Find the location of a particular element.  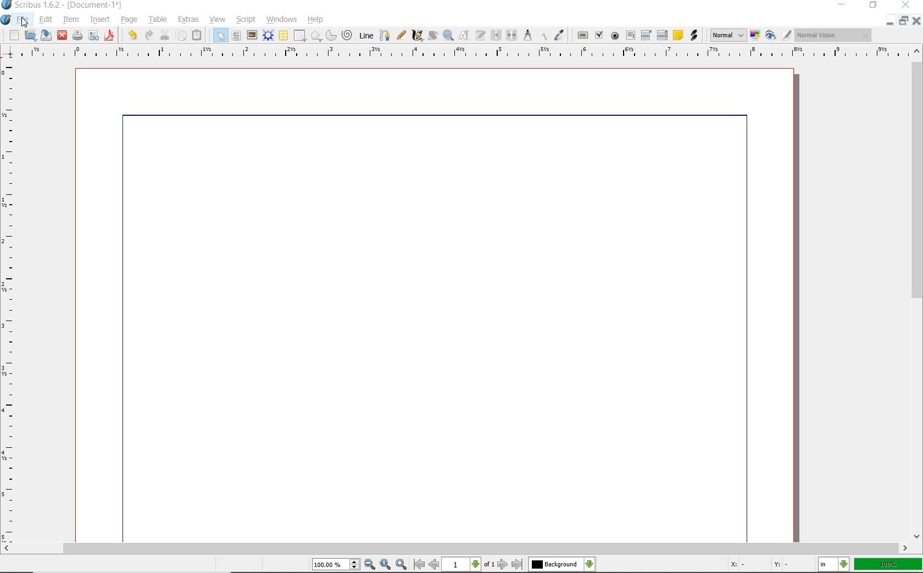

redo is located at coordinates (150, 36).